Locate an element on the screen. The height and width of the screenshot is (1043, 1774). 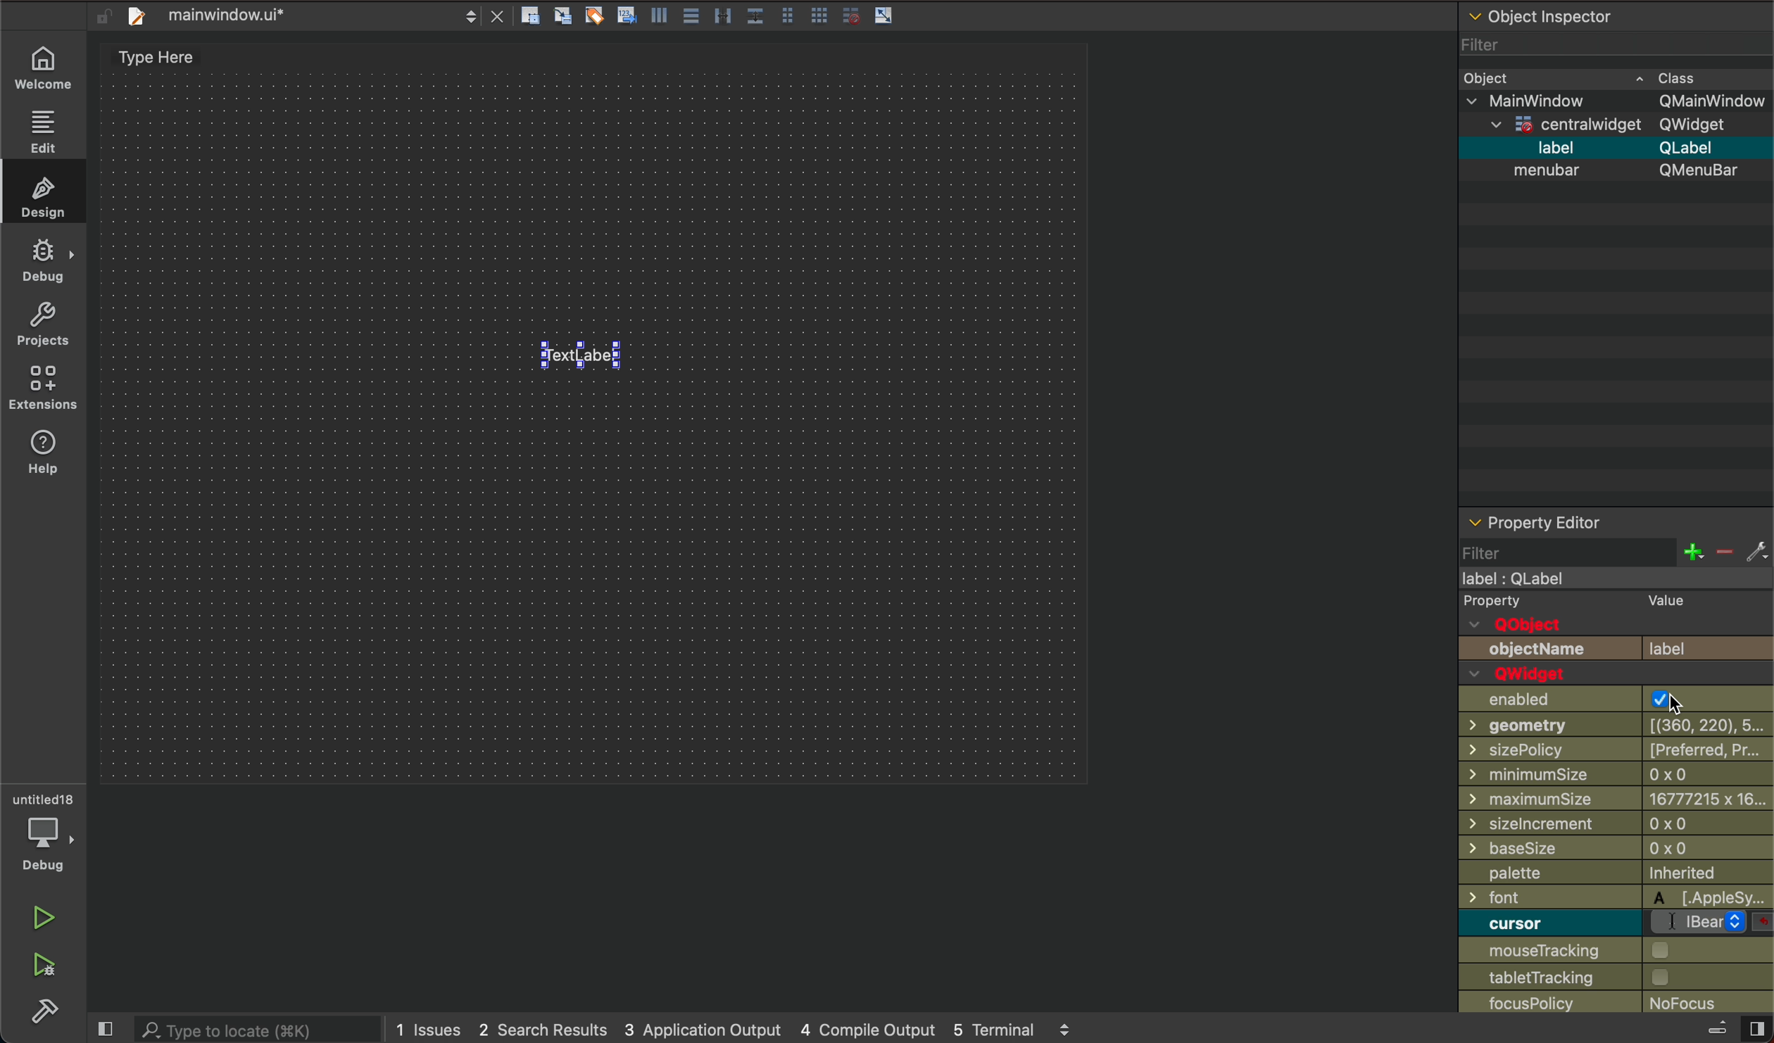
curosor is located at coordinates (1537, 923).